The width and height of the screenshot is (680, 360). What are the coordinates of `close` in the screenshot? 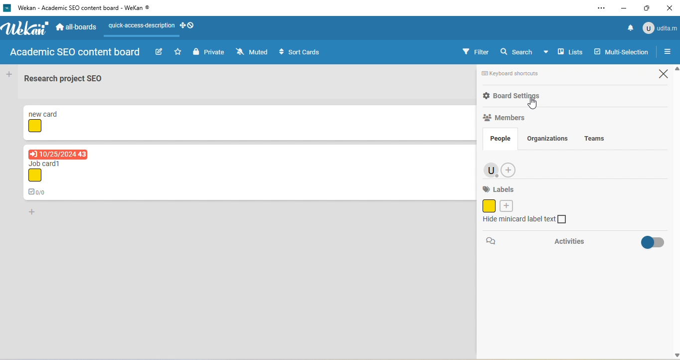 It's located at (671, 7).